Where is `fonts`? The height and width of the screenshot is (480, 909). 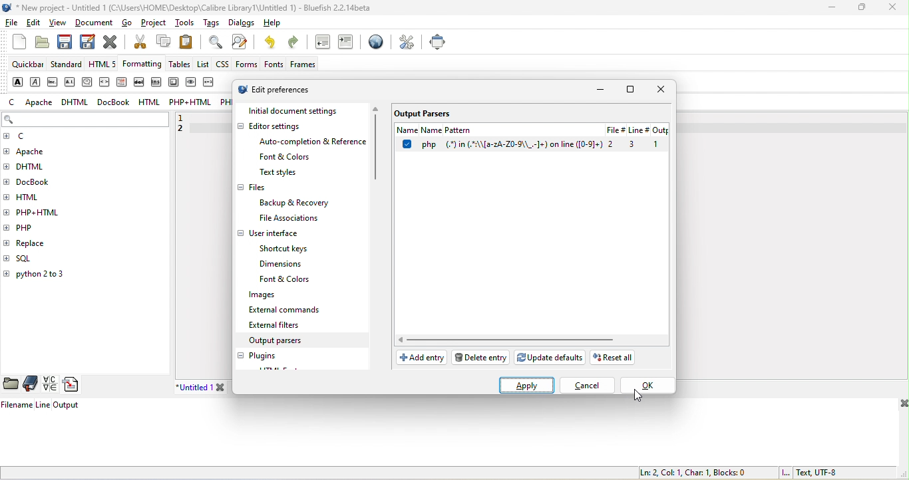 fonts is located at coordinates (272, 64).